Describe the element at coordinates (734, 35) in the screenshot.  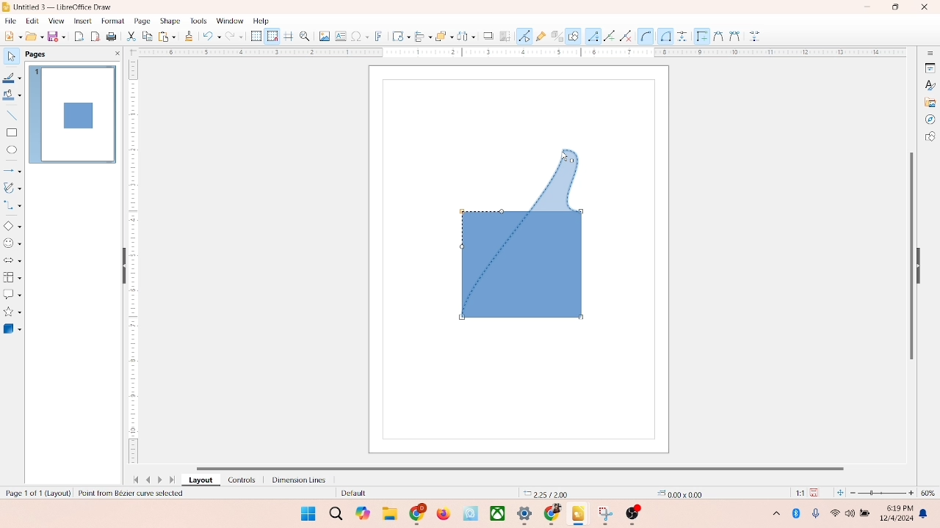
I see `Combine tool` at that location.